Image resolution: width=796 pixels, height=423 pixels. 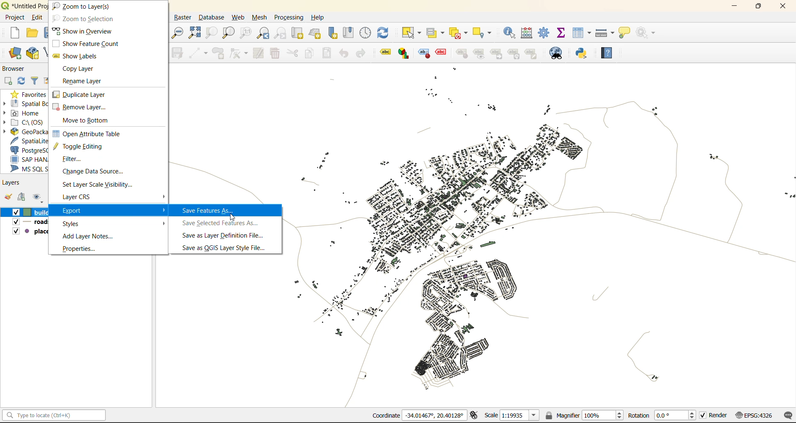 I want to click on attributes table, so click(x=582, y=34).